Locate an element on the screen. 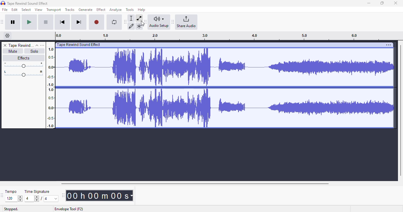  envelope tool (F2) is located at coordinates (69, 209).